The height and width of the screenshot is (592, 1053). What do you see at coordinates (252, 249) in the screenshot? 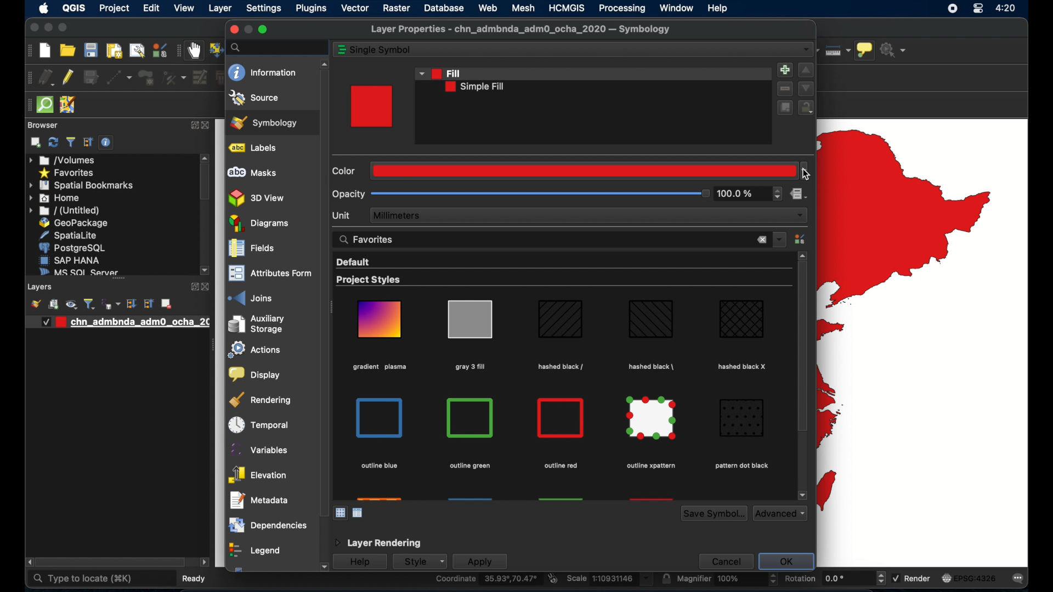
I see `fields` at bounding box center [252, 249].